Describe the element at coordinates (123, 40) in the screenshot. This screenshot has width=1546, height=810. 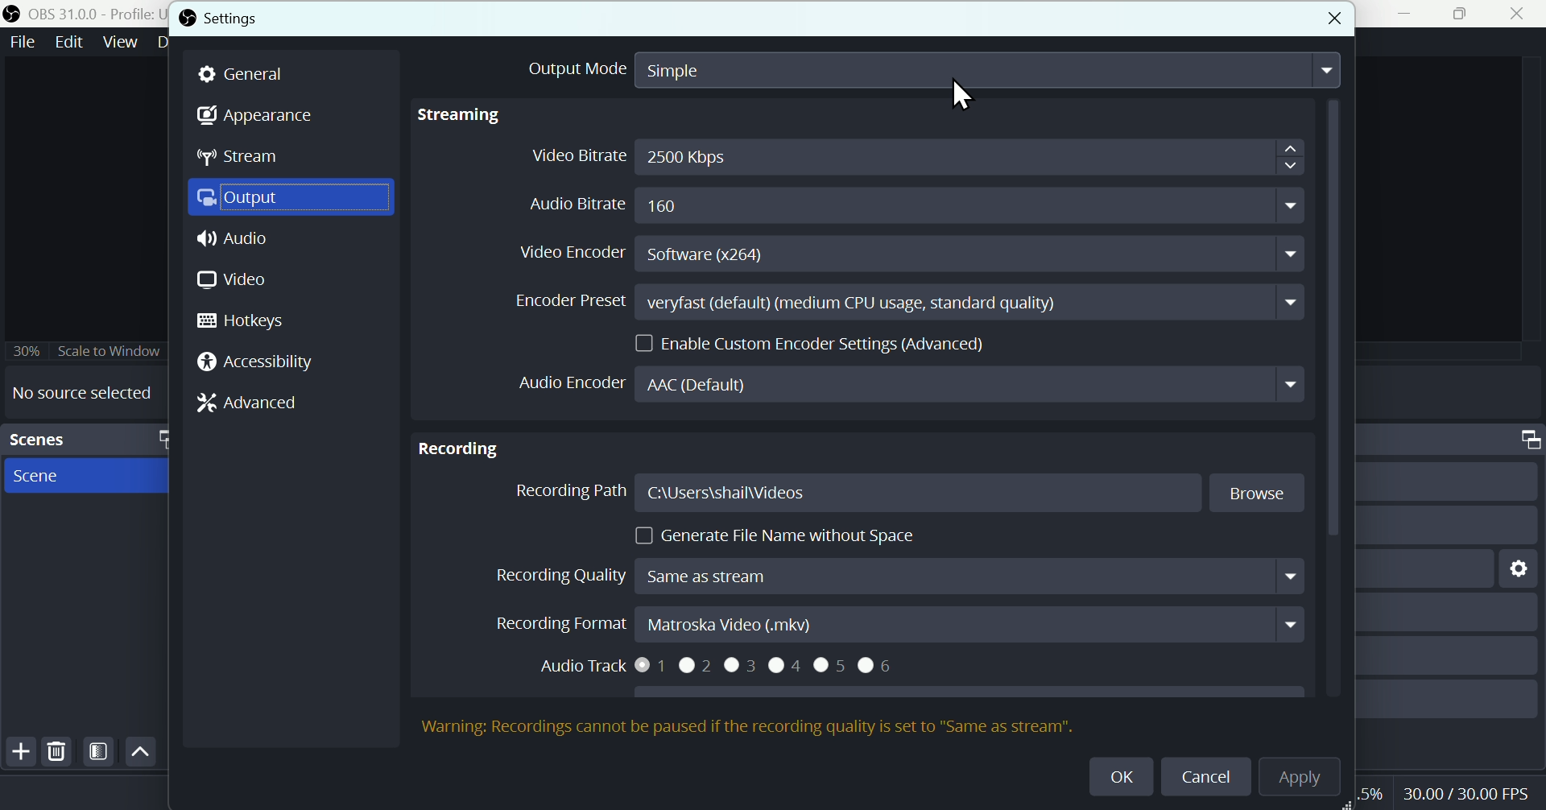
I see `View` at that location.